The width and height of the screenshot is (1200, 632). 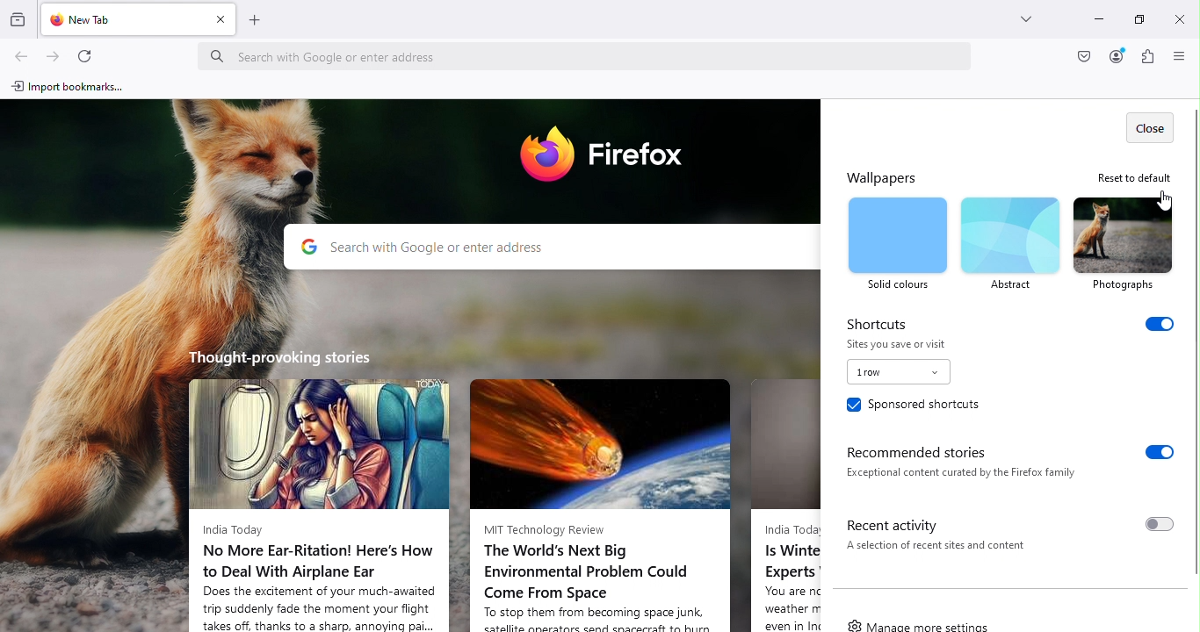 I want to click on Go back one page, so click(x=23, y=54).